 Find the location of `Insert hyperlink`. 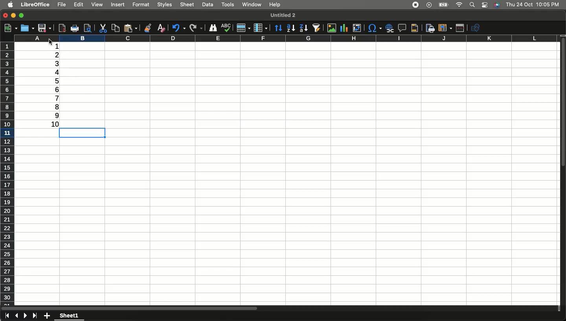

Insert hyperlink is located at coordinates (389, 28).